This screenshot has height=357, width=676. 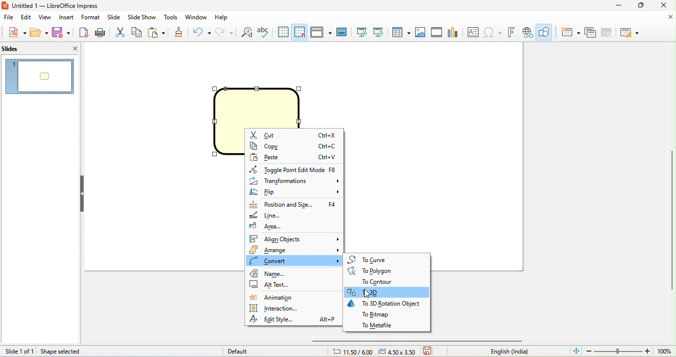 What do you see at coordinates (143, 17) in the screenshot?
I see `slide show` at bounding box center [143, 17].